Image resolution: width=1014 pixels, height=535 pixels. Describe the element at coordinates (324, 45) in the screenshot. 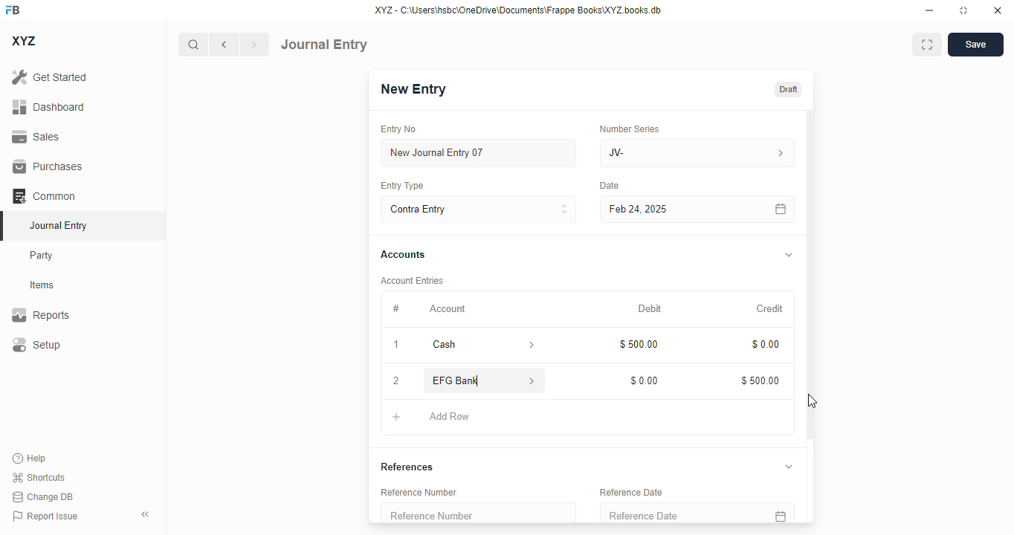

I see `journal entry` at that location.